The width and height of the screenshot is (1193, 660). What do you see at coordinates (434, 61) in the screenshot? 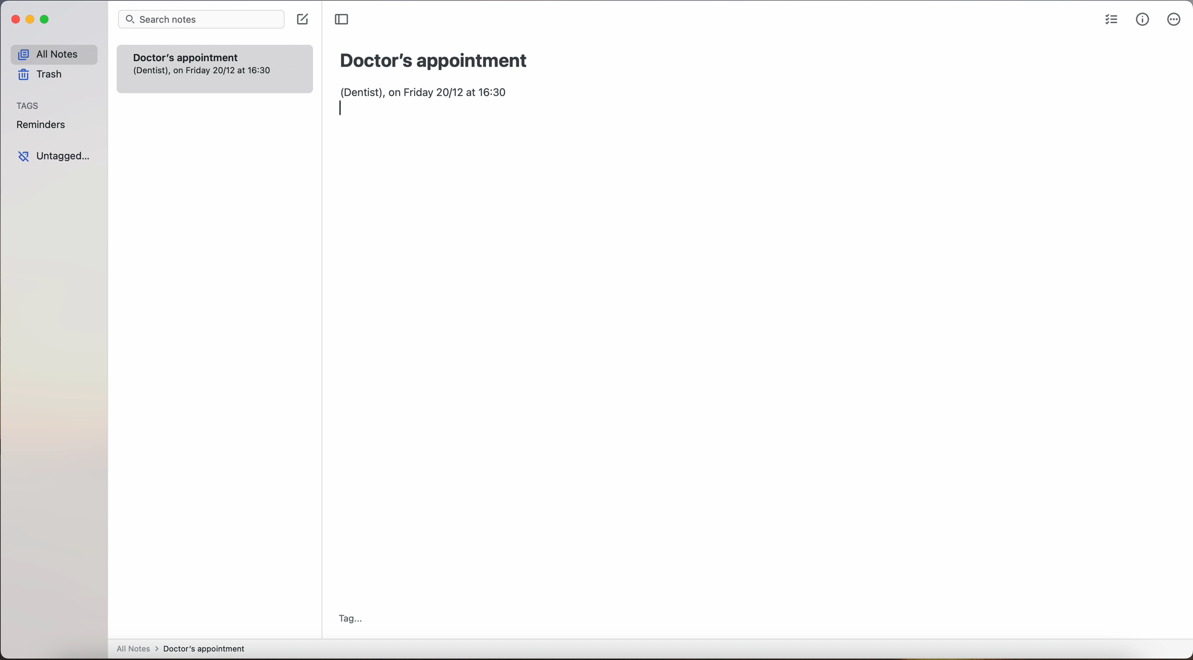
I see `Doctor's appointment` at bounding box center [434, 61].